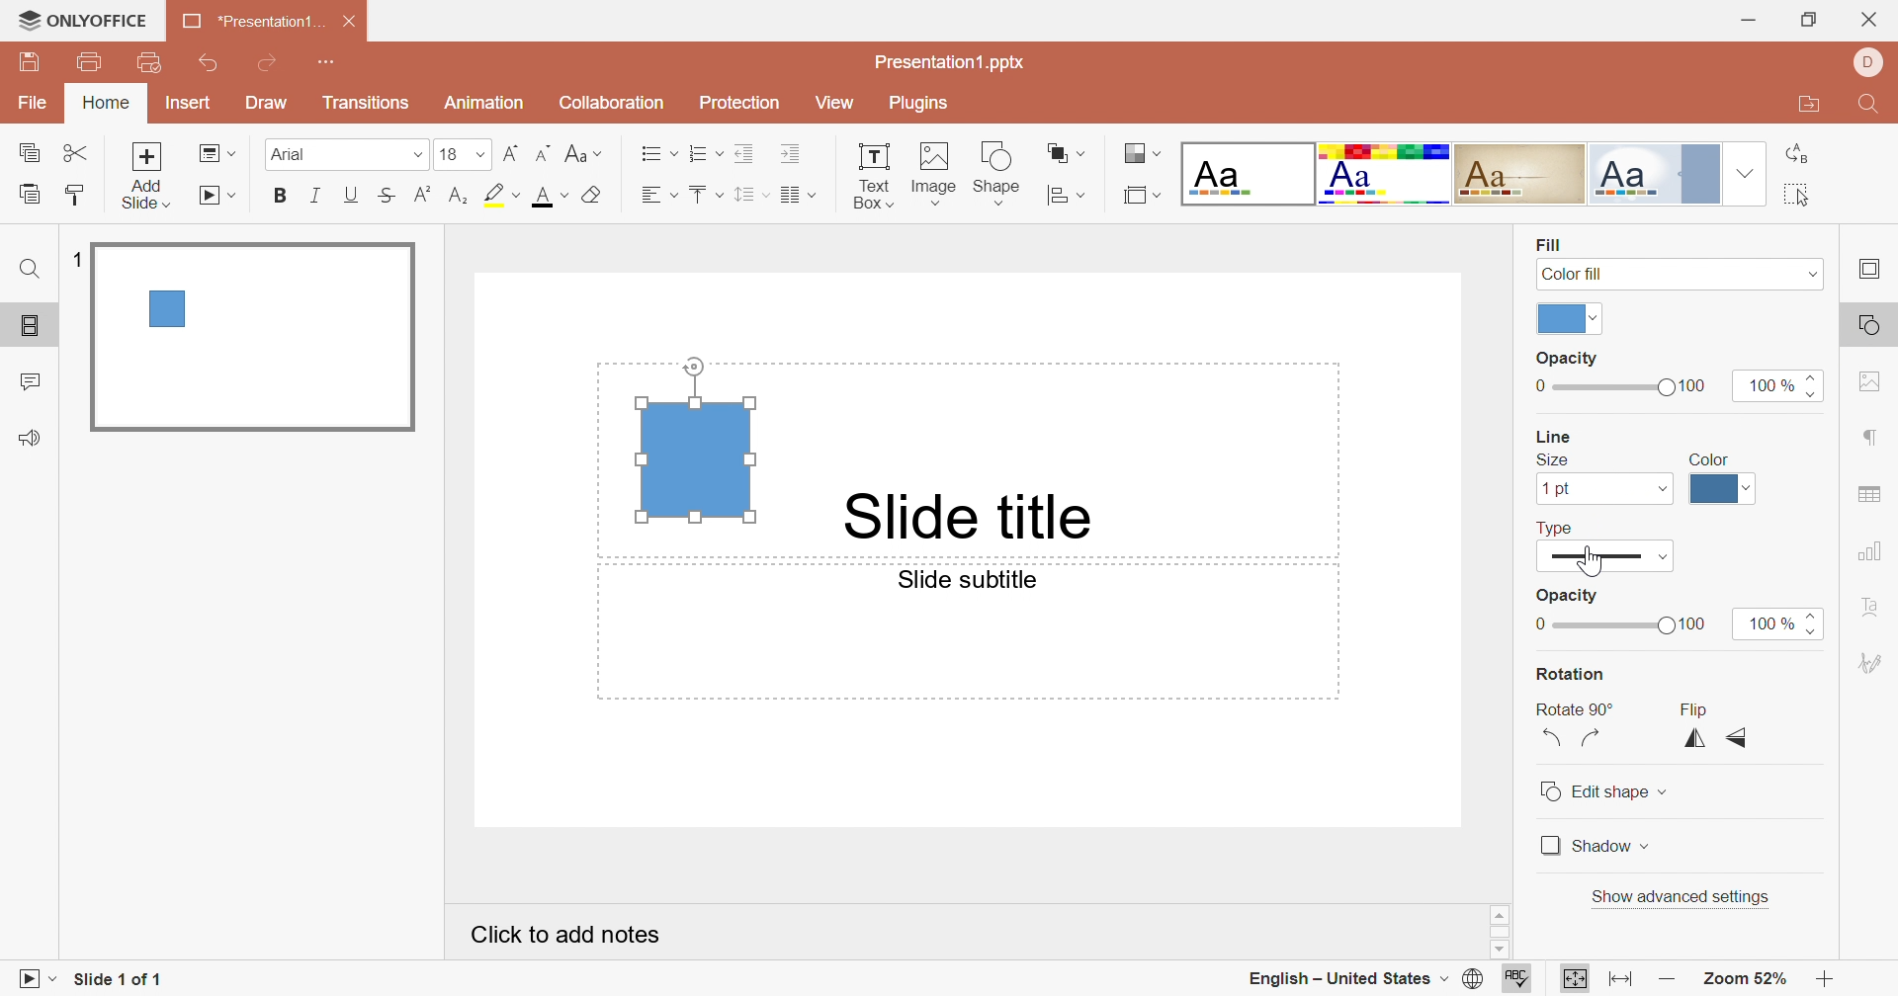 Image resolution: width=1898 pixels, height=996 pixels. I want to click on Arrange shape, so click(1069, 151).